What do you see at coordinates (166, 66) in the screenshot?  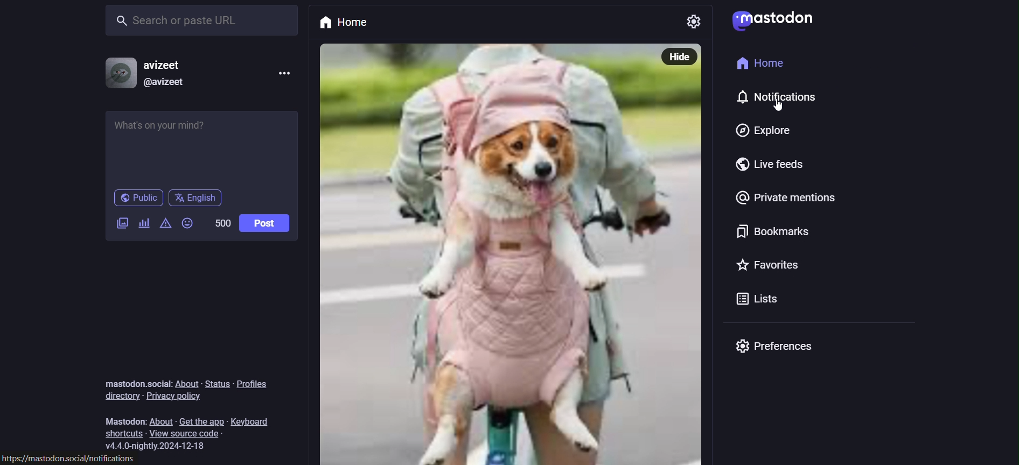 I see `avizeet` at bounding box center [166, 66].